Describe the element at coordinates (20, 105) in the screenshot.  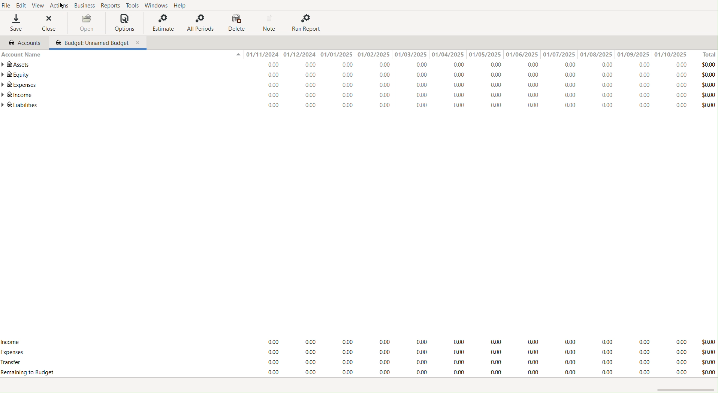
I see `Liabilities` at that location.